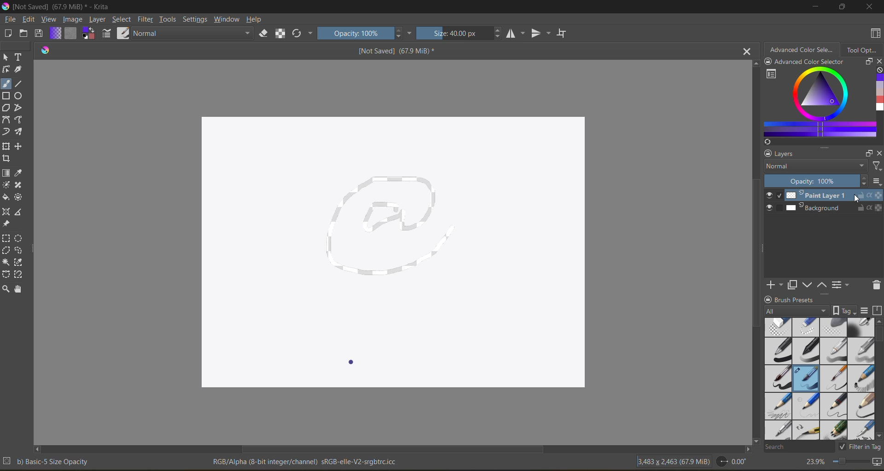 Image resolution: width=884 pixels, height=471 pixels. Describe the element at coordinates (861, 379) in the screenshot. I see `pencil` at that location.